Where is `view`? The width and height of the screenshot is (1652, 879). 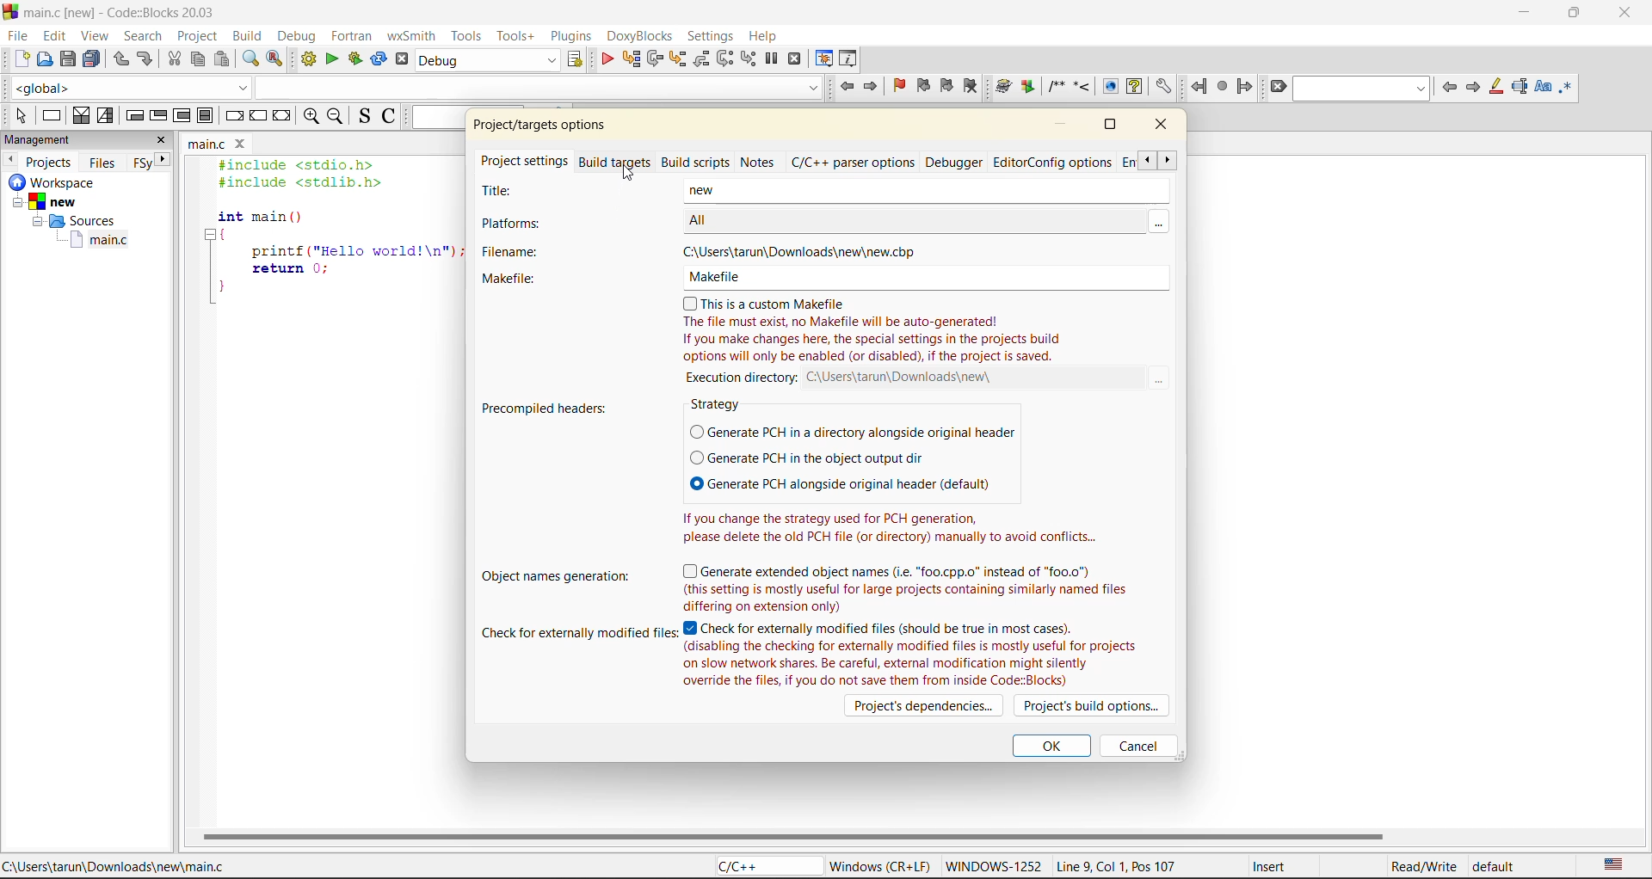
view is located at coordinates (93, 36).